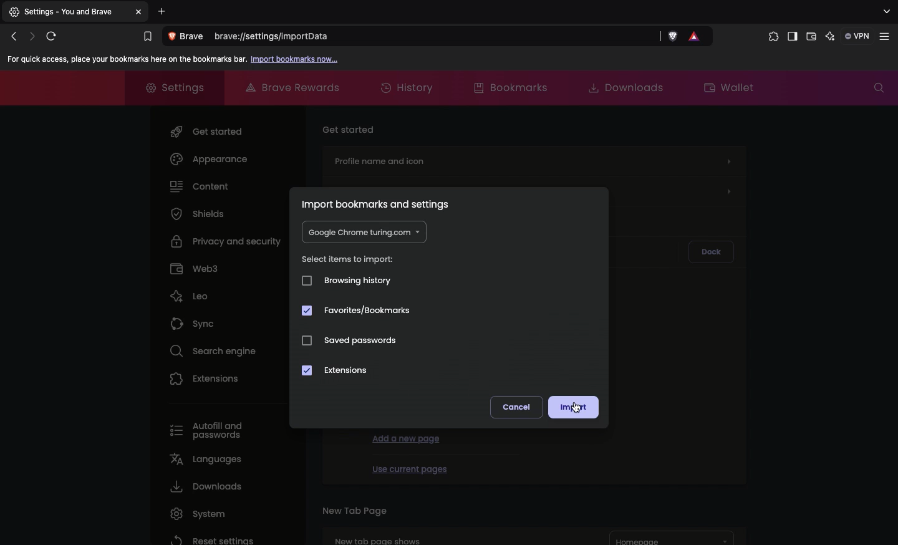 The width and height of the screenshot is (898, 545). What do you see at coordinates (211, 432) in the screenshot?
I see `Autofill and passwords` at bounding box center [211, 432].